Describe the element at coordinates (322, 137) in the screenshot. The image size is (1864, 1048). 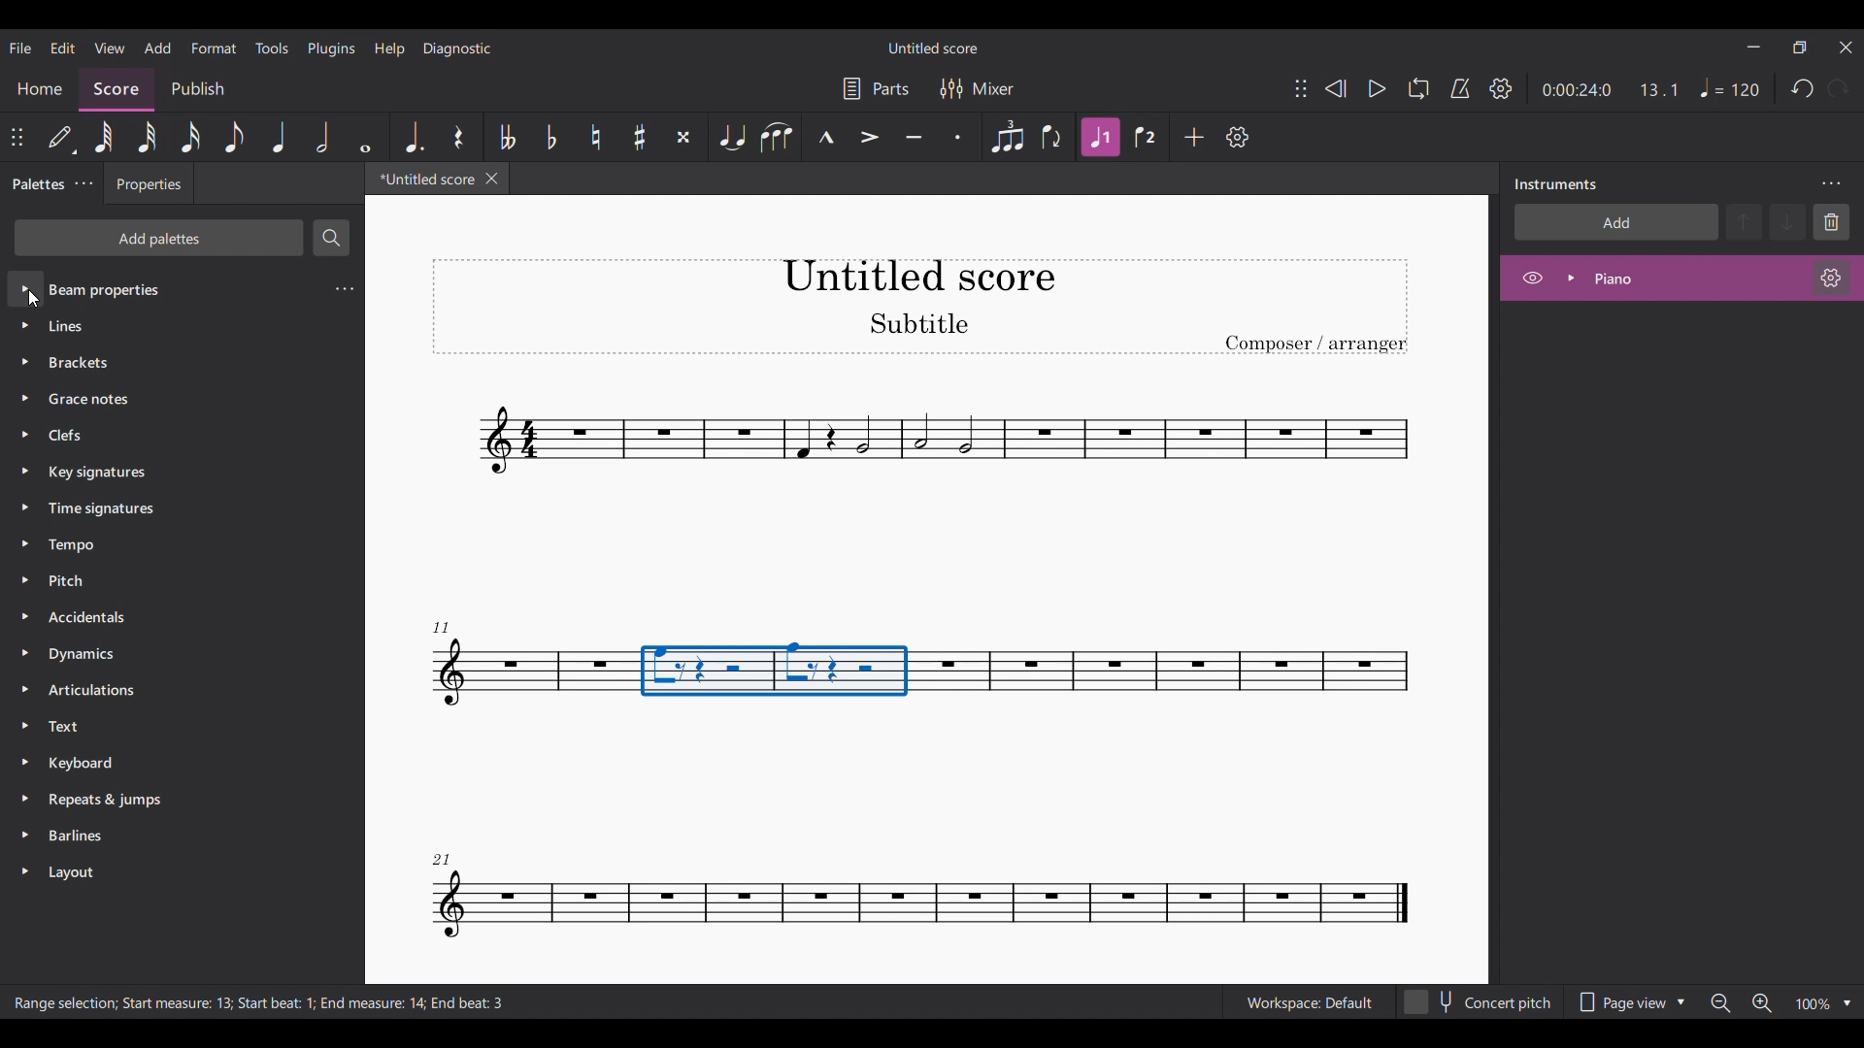
I see `Half note` at that location.